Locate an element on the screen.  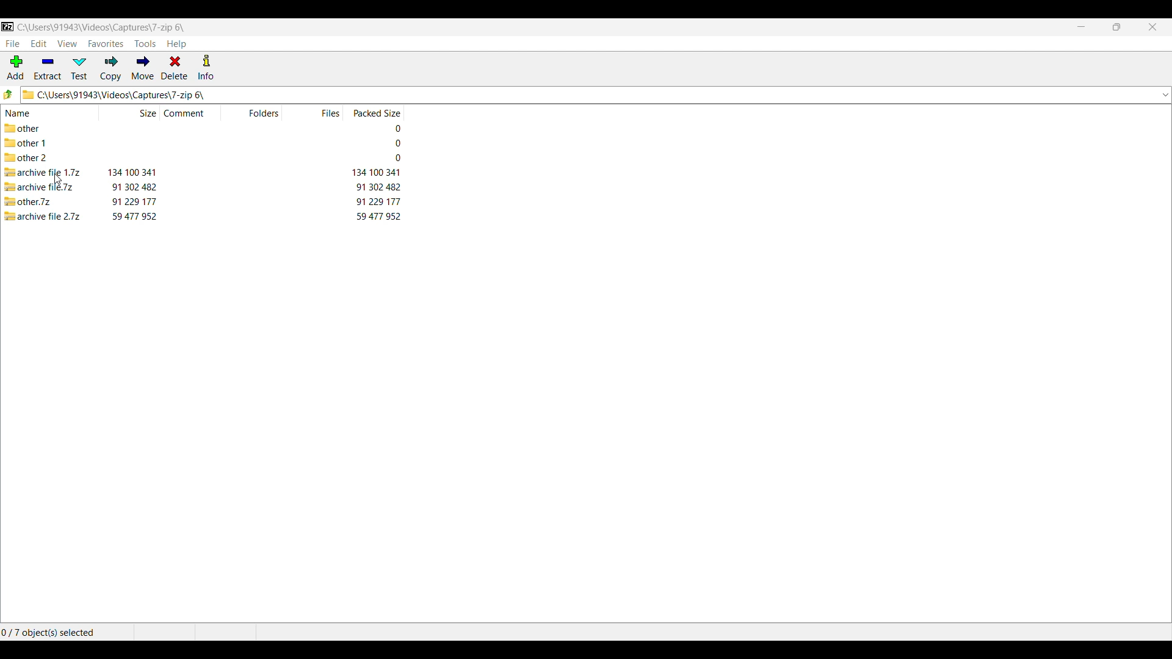
Info is located at coordinates (206, 67).